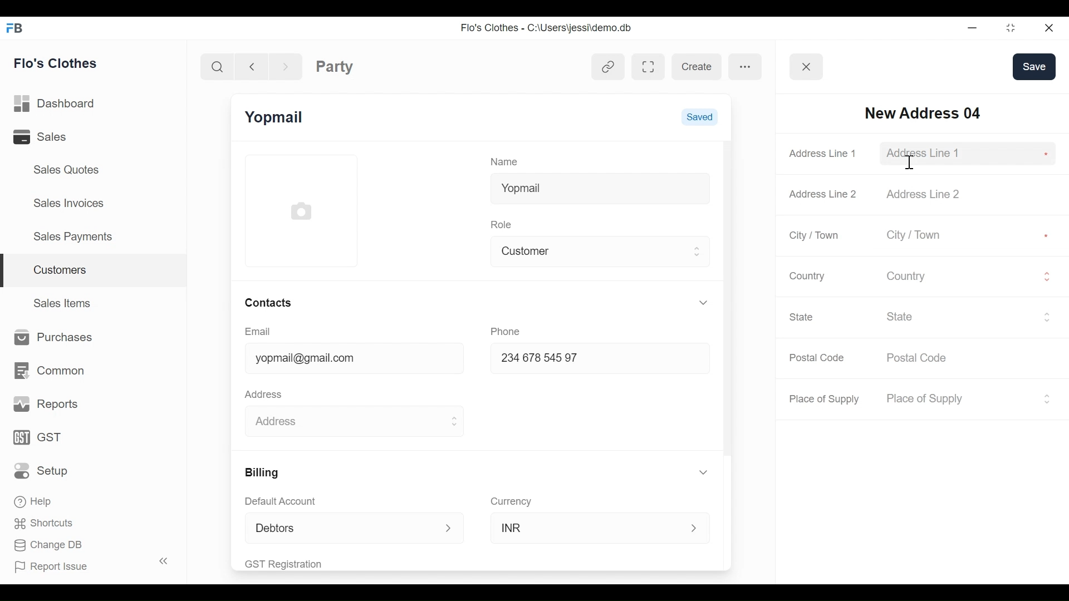  What do you see at coordinates (40, 523) in the screenshot?
I see `Shortcuts` at bounding box center [40, 523].